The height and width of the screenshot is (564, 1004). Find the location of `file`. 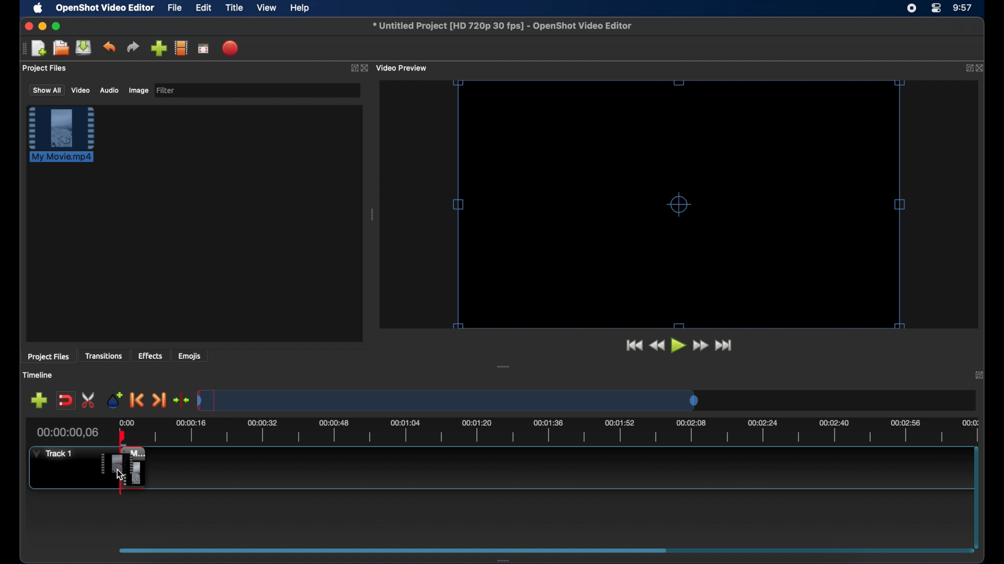

file is located at coordinates (175, 8).